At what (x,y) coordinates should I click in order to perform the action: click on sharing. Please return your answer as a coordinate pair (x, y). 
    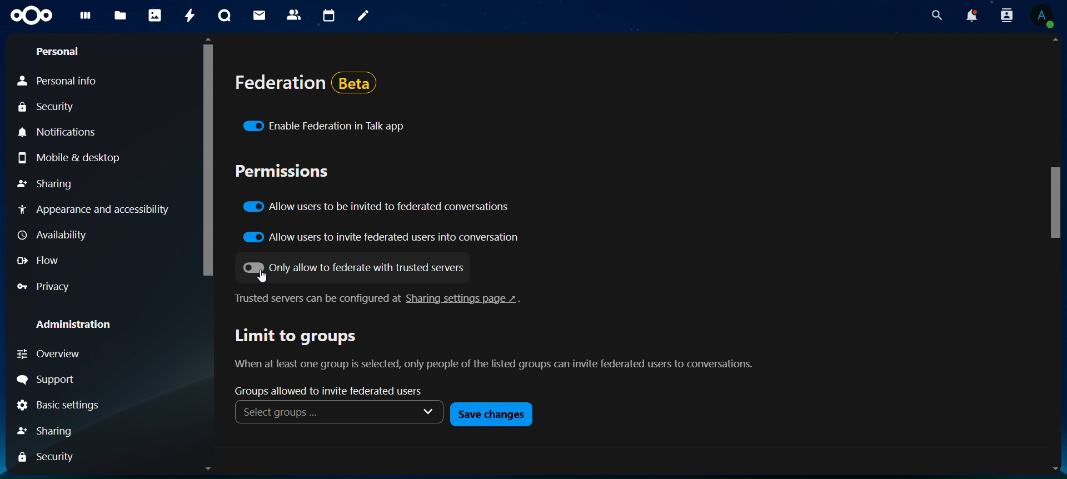
    Looking at the image, I should click on (46, 432).